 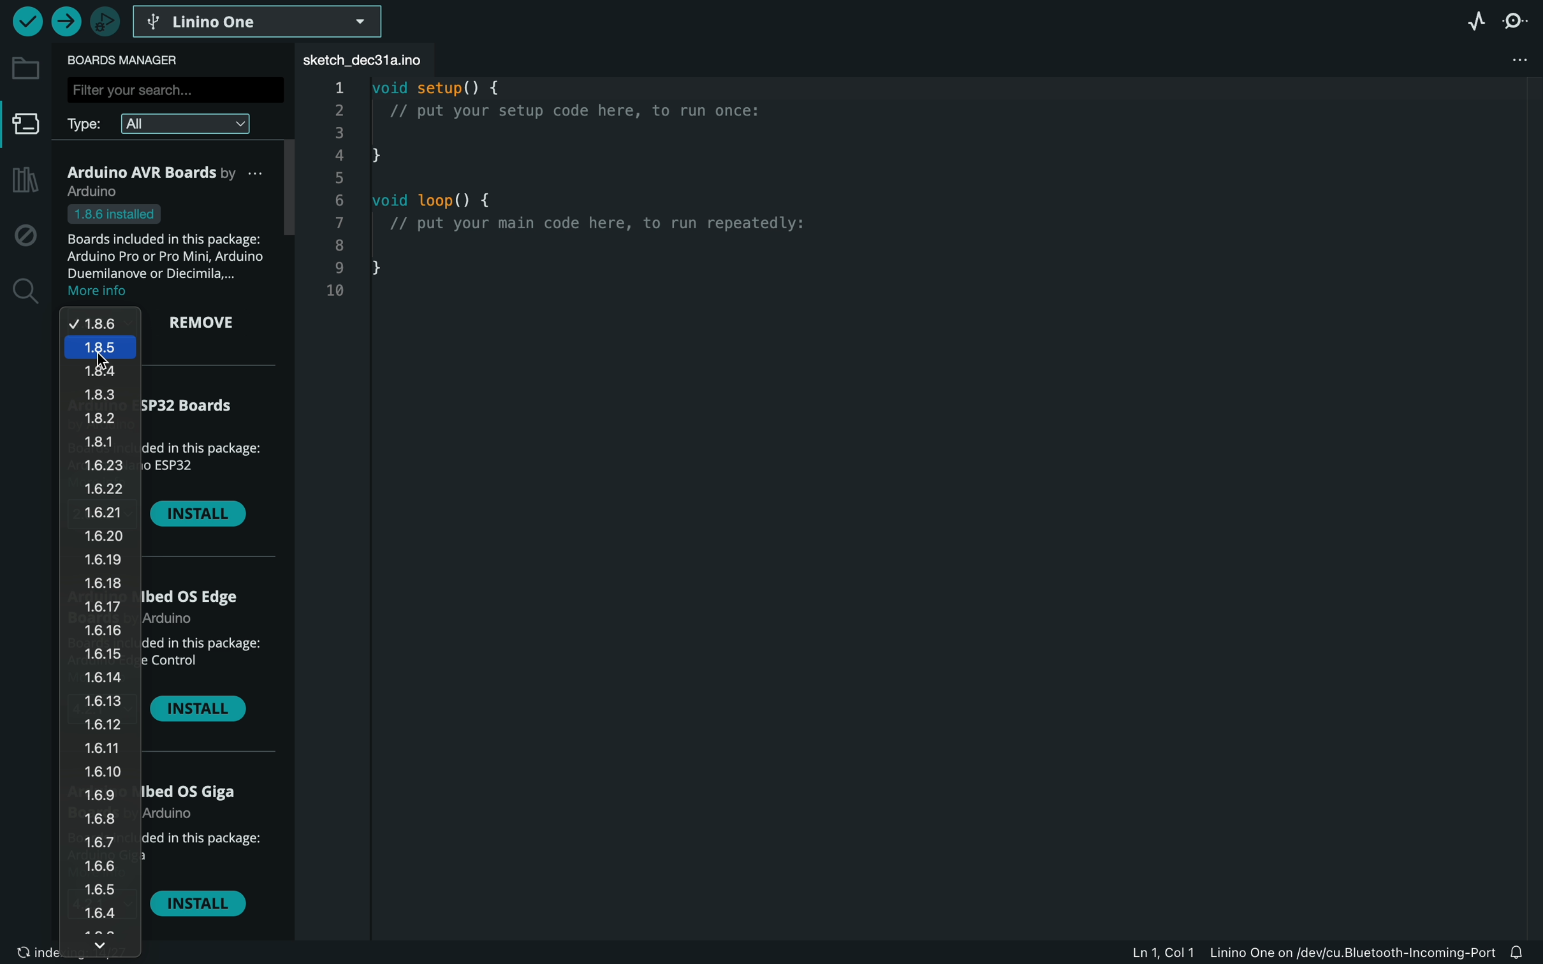 What do you see at coordinates (105, 21) in the screenshot?
I see `debugger` at bounding box center [105, 21].